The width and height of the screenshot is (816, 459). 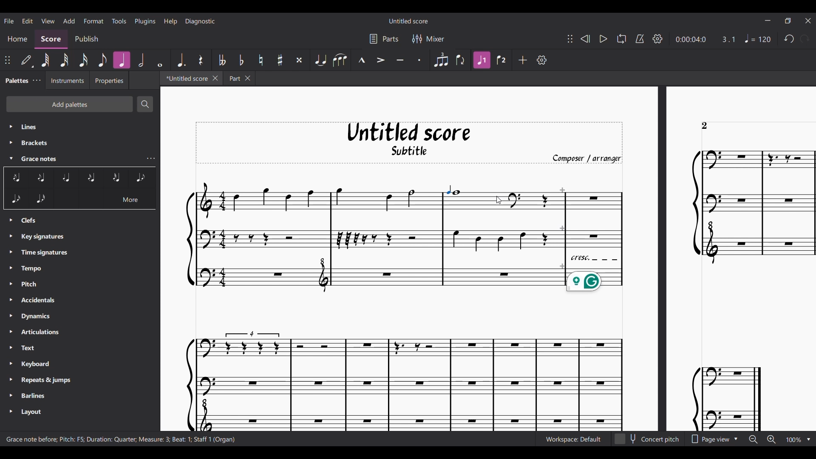 I want to click on Tie, so click(x=320, y=60).